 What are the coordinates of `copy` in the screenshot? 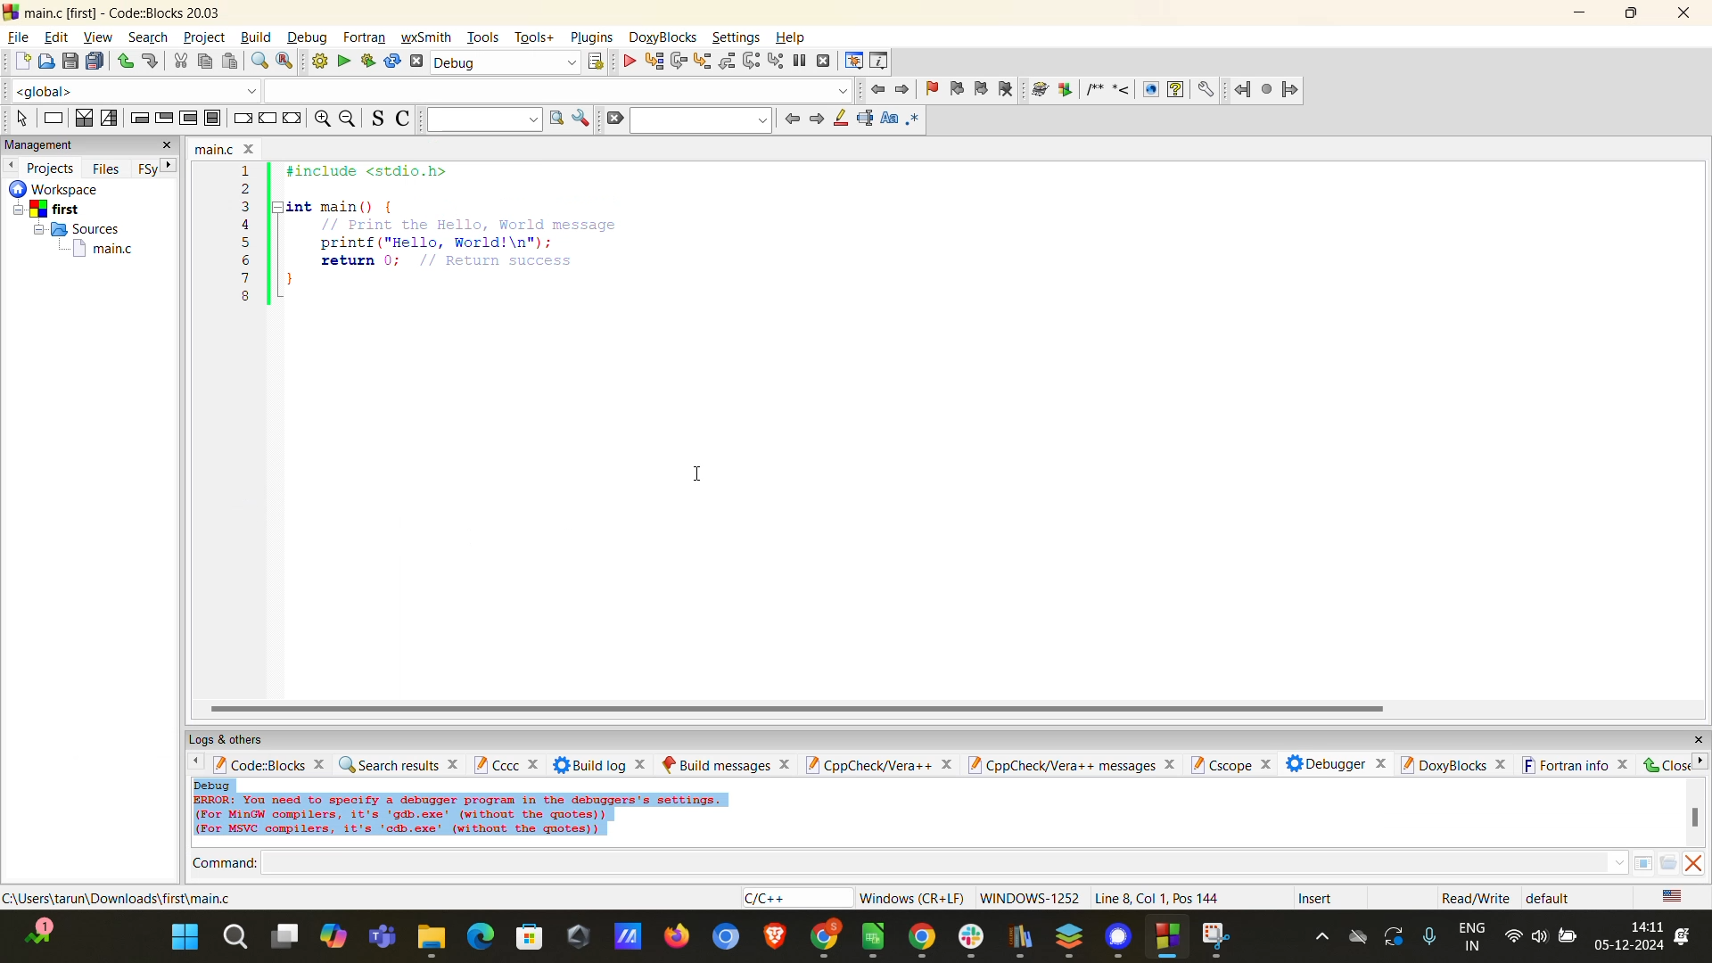 It's located at (206, 62).